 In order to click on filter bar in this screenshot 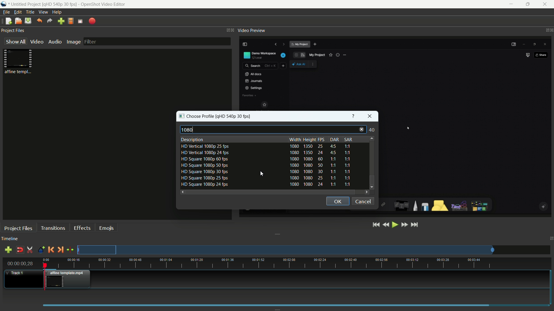, I will do `click(157, 41)`.